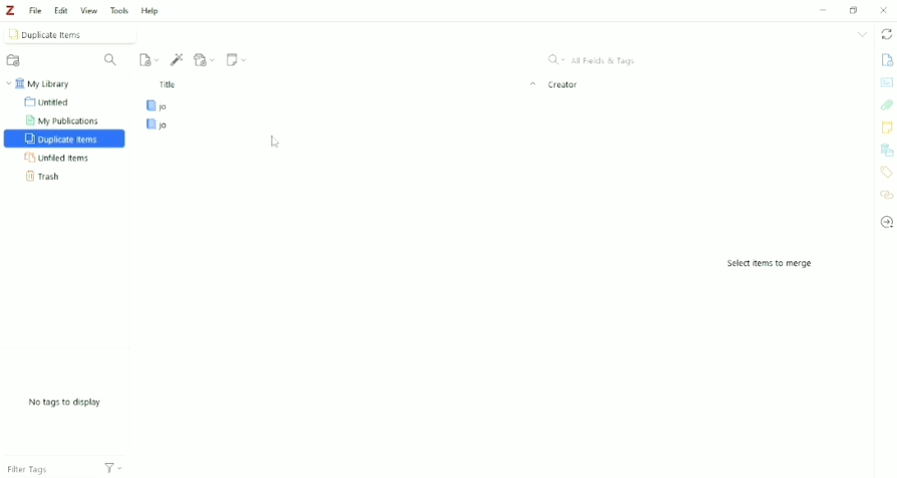 Image resolution: width=897 pixels, height=478 pixels. What do you see at coordinates (67, 120) in the screenshot?
I see `My Publications` at bounding box center [67, 120].